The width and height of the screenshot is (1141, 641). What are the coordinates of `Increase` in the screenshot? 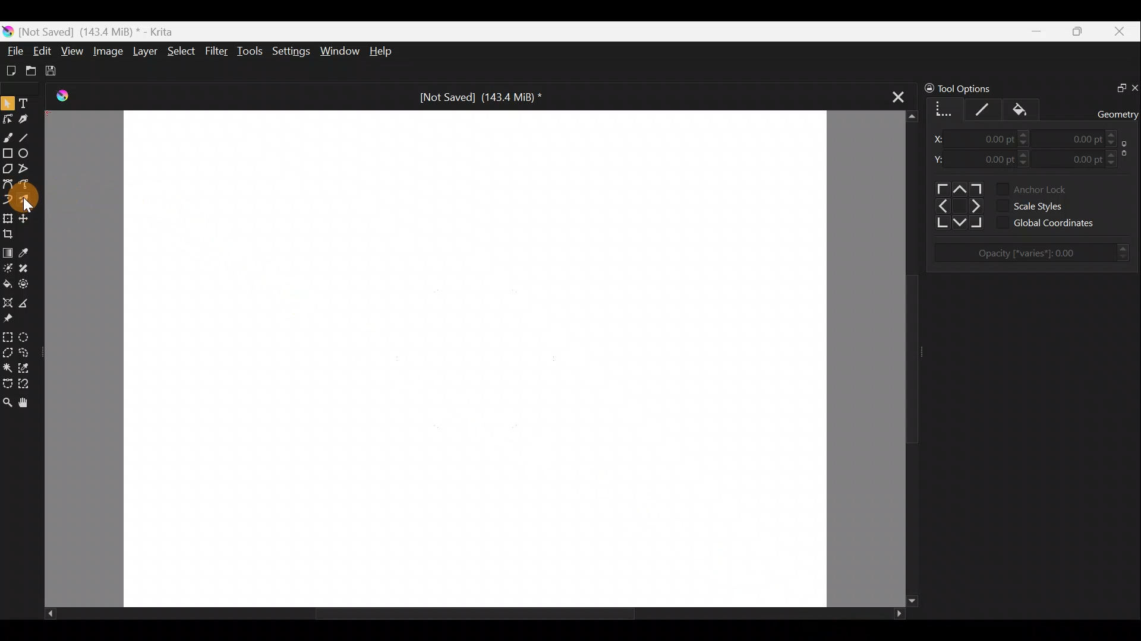 It's located at (1027, 154).